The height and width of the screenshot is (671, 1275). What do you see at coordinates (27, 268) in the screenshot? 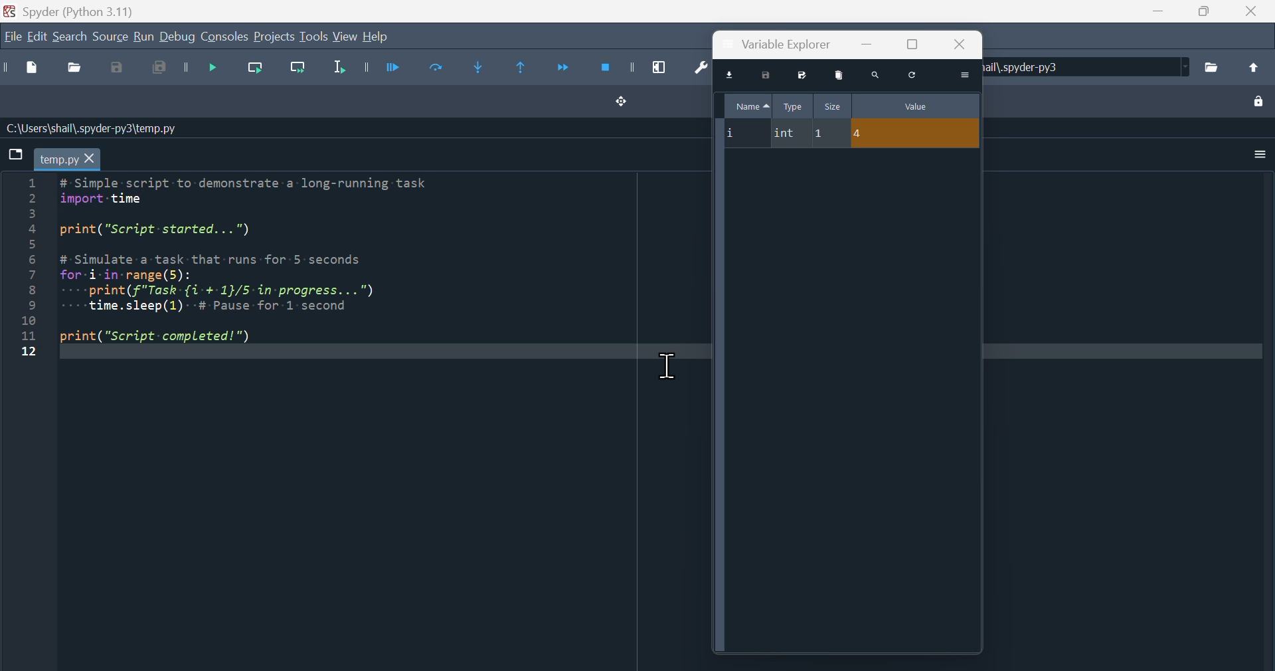
I see `line number` at bounding box center [27, 268].